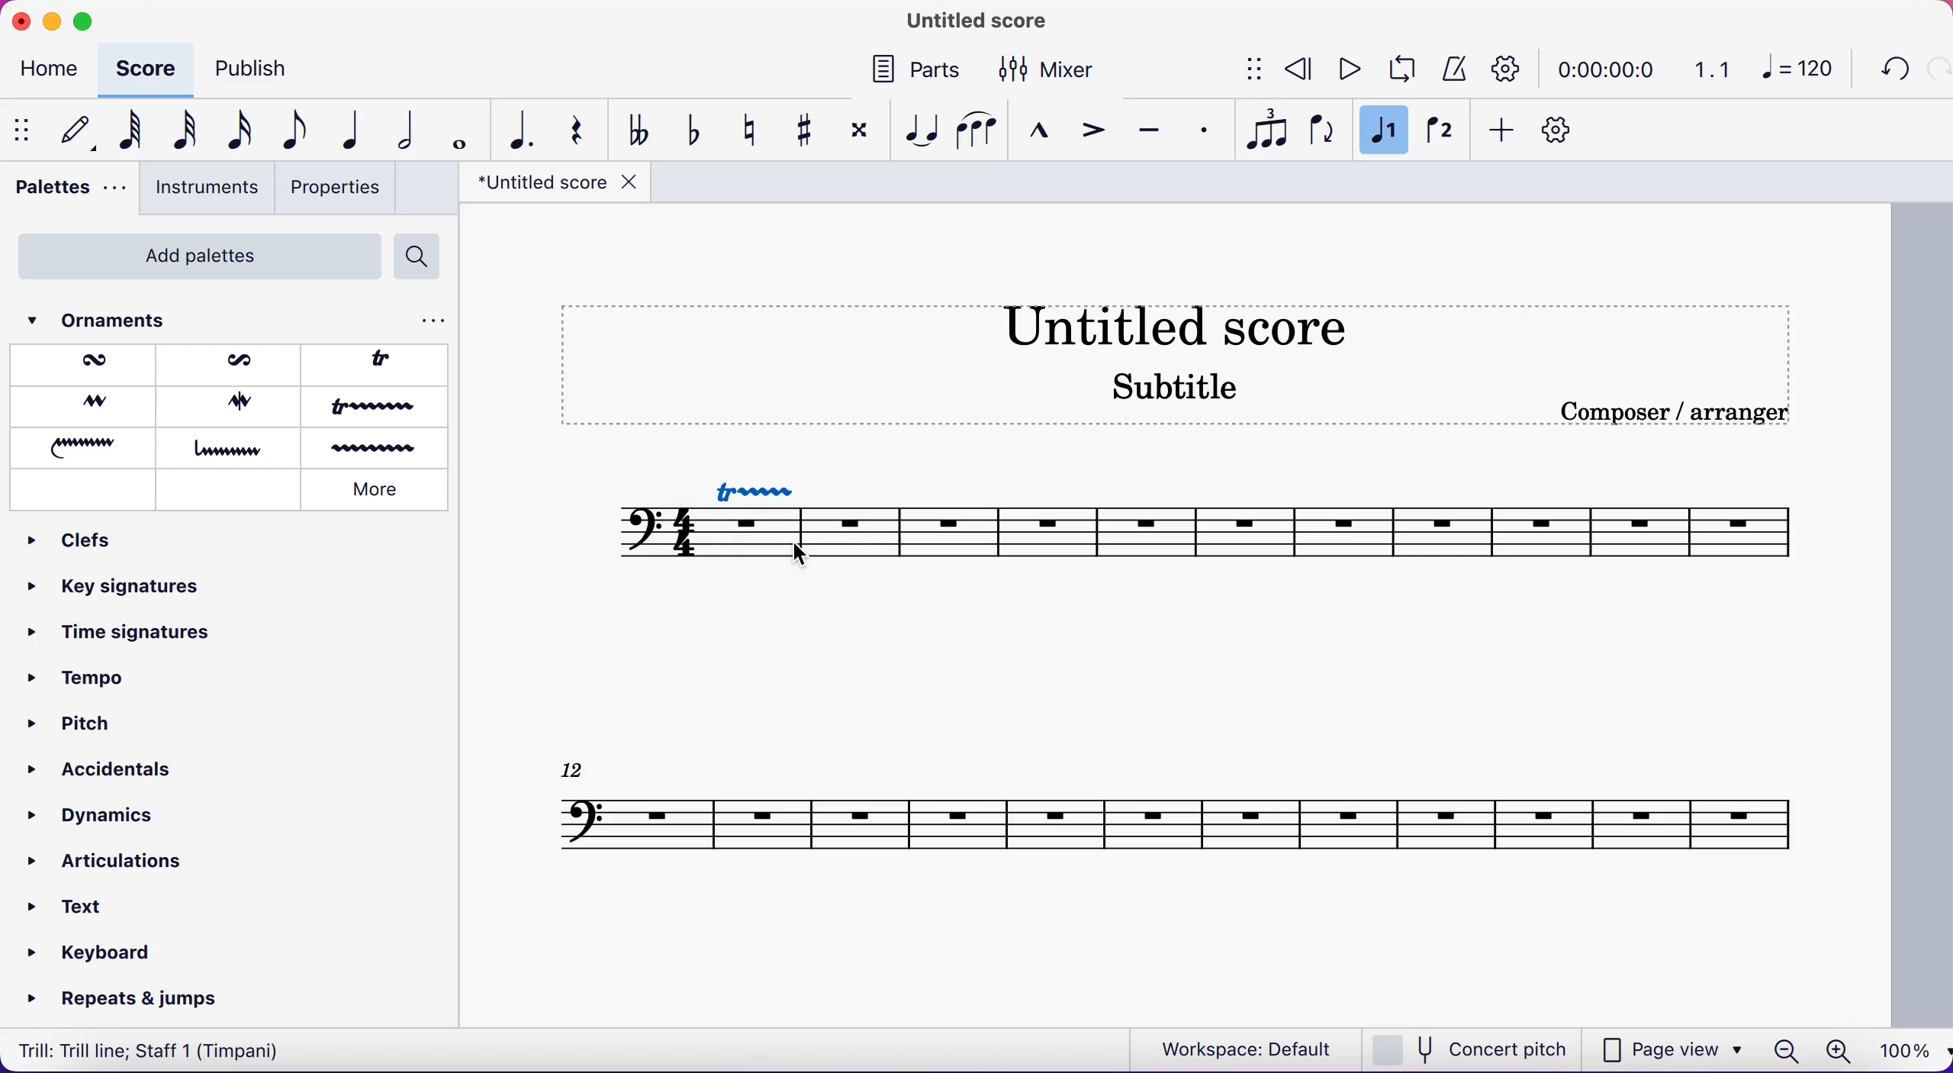  What do you see at coordinates (53, 71) in the screenshot?
I see `home` at bounding box center [53, 71].